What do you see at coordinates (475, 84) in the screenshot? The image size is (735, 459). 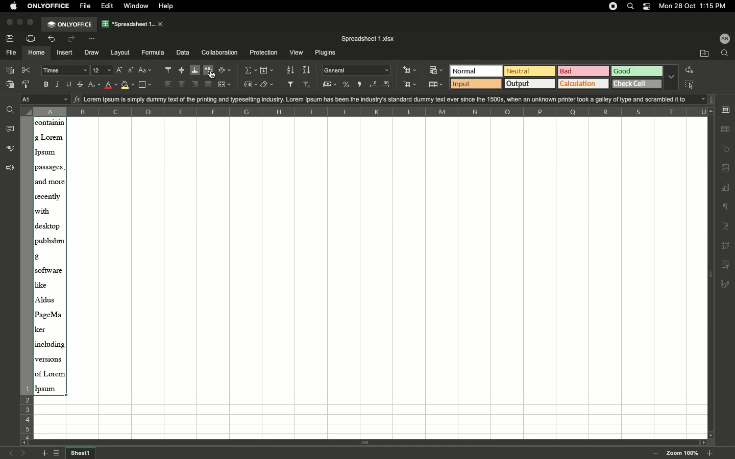 I see `Input` at bounding box center [475, 84].